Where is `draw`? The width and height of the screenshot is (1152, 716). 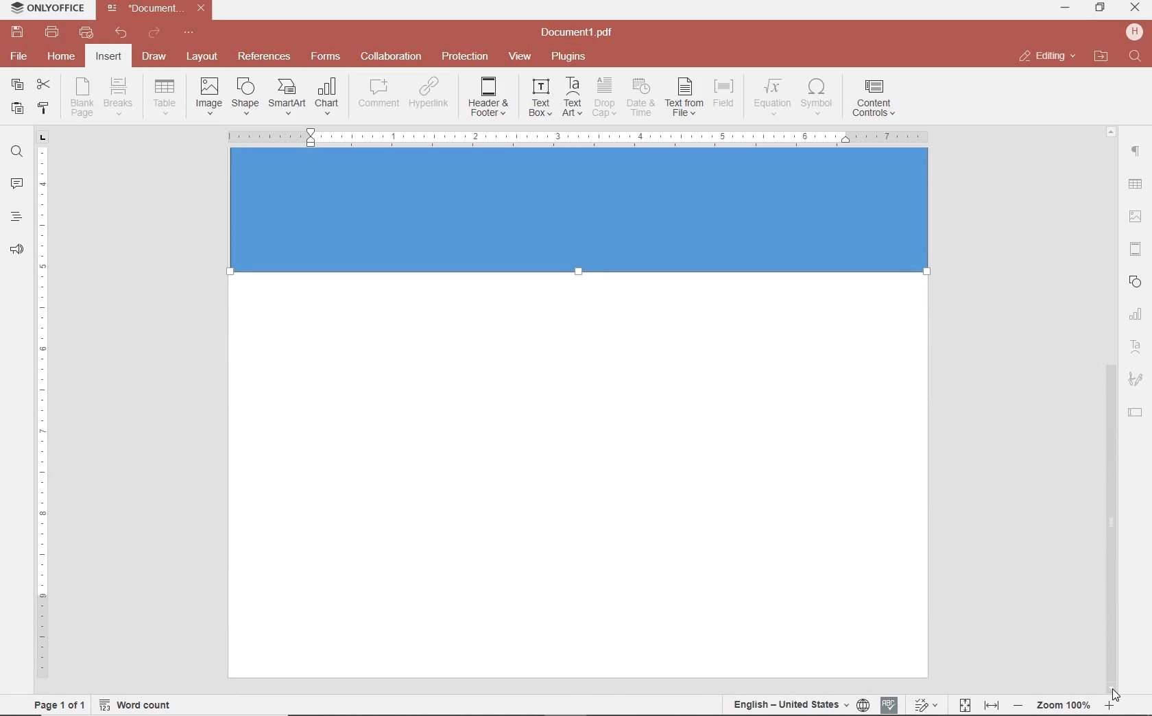
draw is located at coordinates (155, 56).